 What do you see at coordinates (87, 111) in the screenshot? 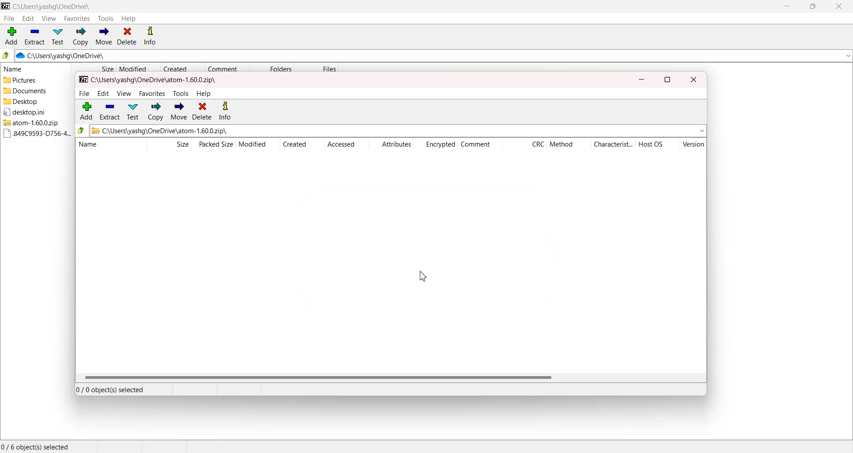
I see `add` at bounding box center [87, 111].